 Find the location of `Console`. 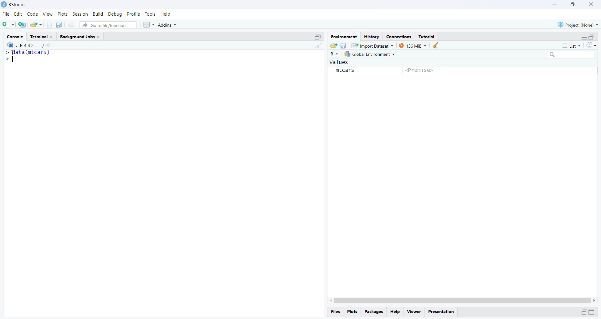

Console is located at coordinates (16, 36).